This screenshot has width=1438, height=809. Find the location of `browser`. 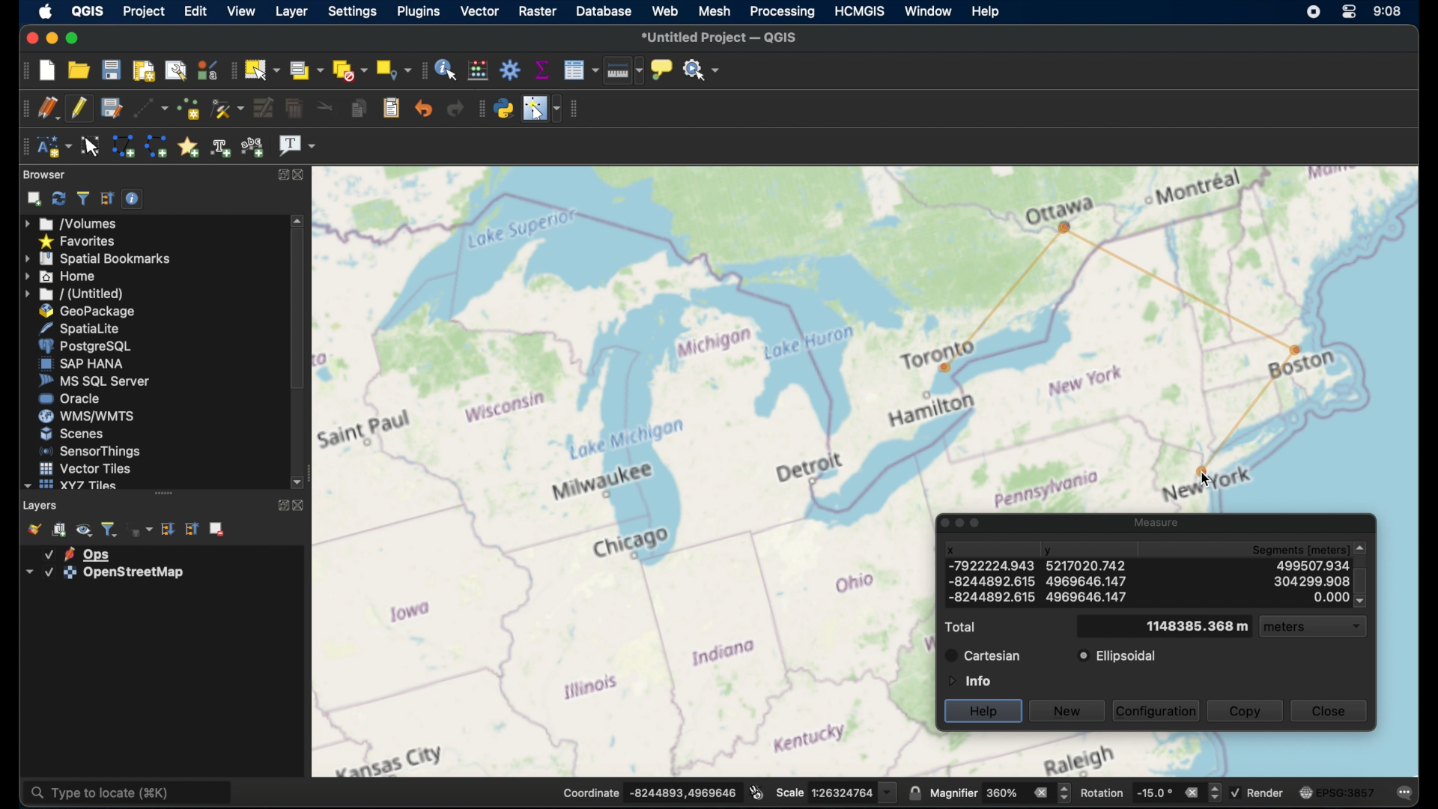

browser is located at coordinates (46, 175).